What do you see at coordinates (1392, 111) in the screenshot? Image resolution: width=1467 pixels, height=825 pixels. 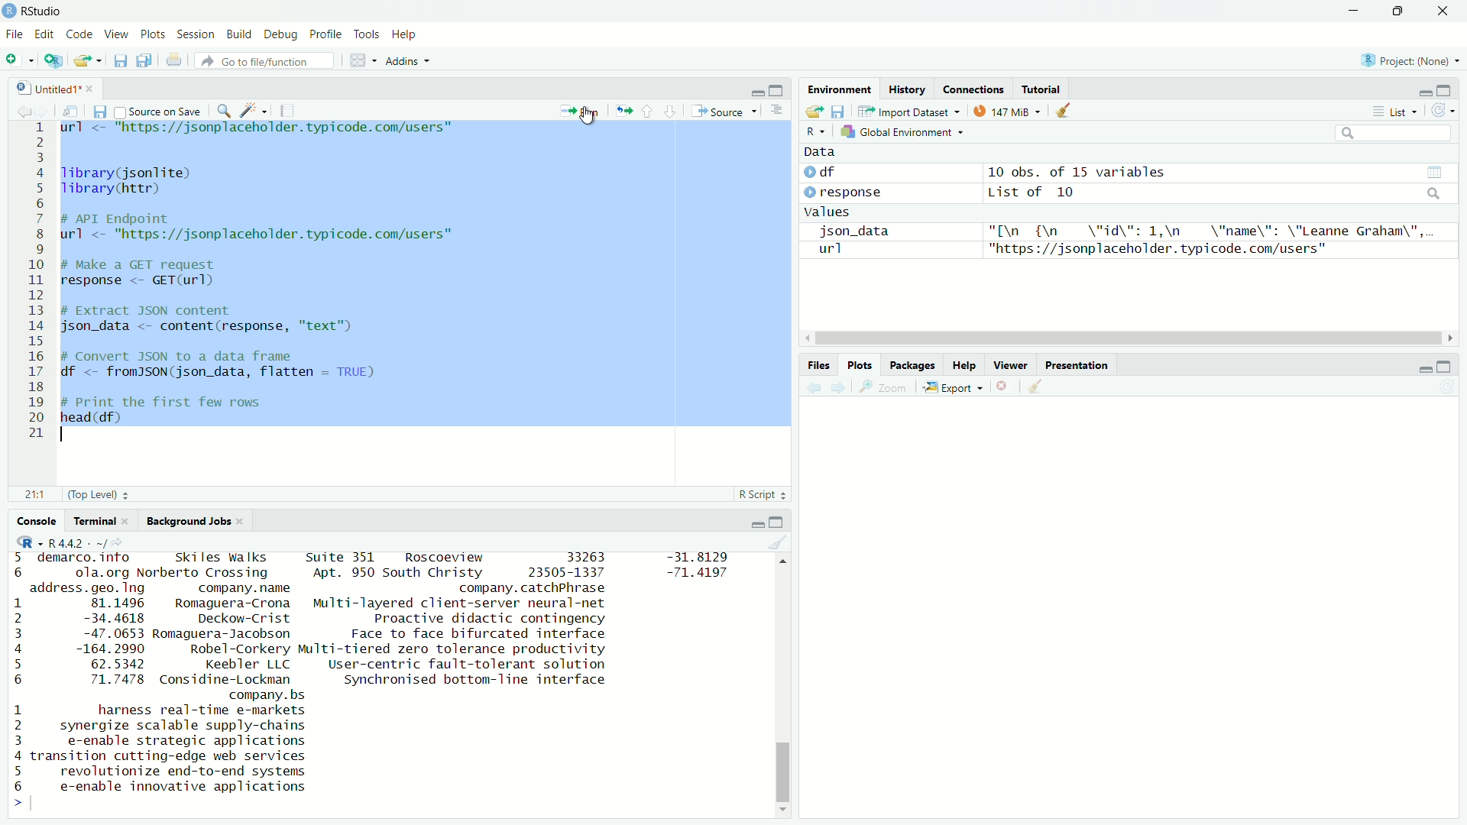 I see `List ` at bounding box center [1392, 111].